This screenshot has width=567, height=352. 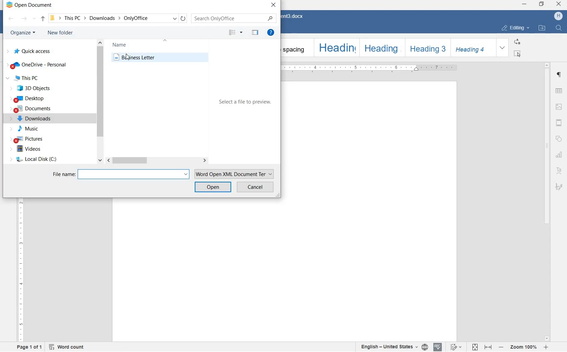 What do you see at coordinates (104, 18) in the screenshot?
I see `downloads` at bounding box center [104, 18].